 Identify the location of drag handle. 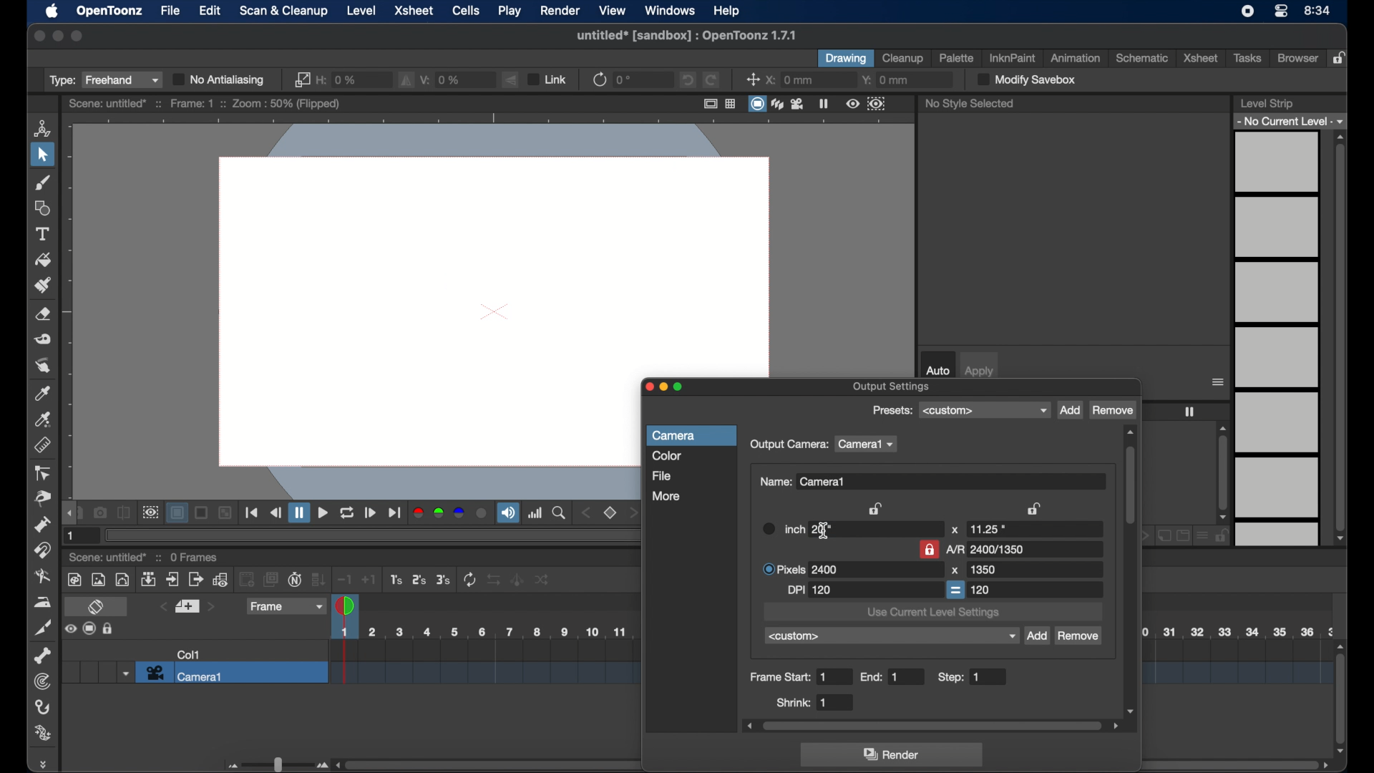
(46, 764).